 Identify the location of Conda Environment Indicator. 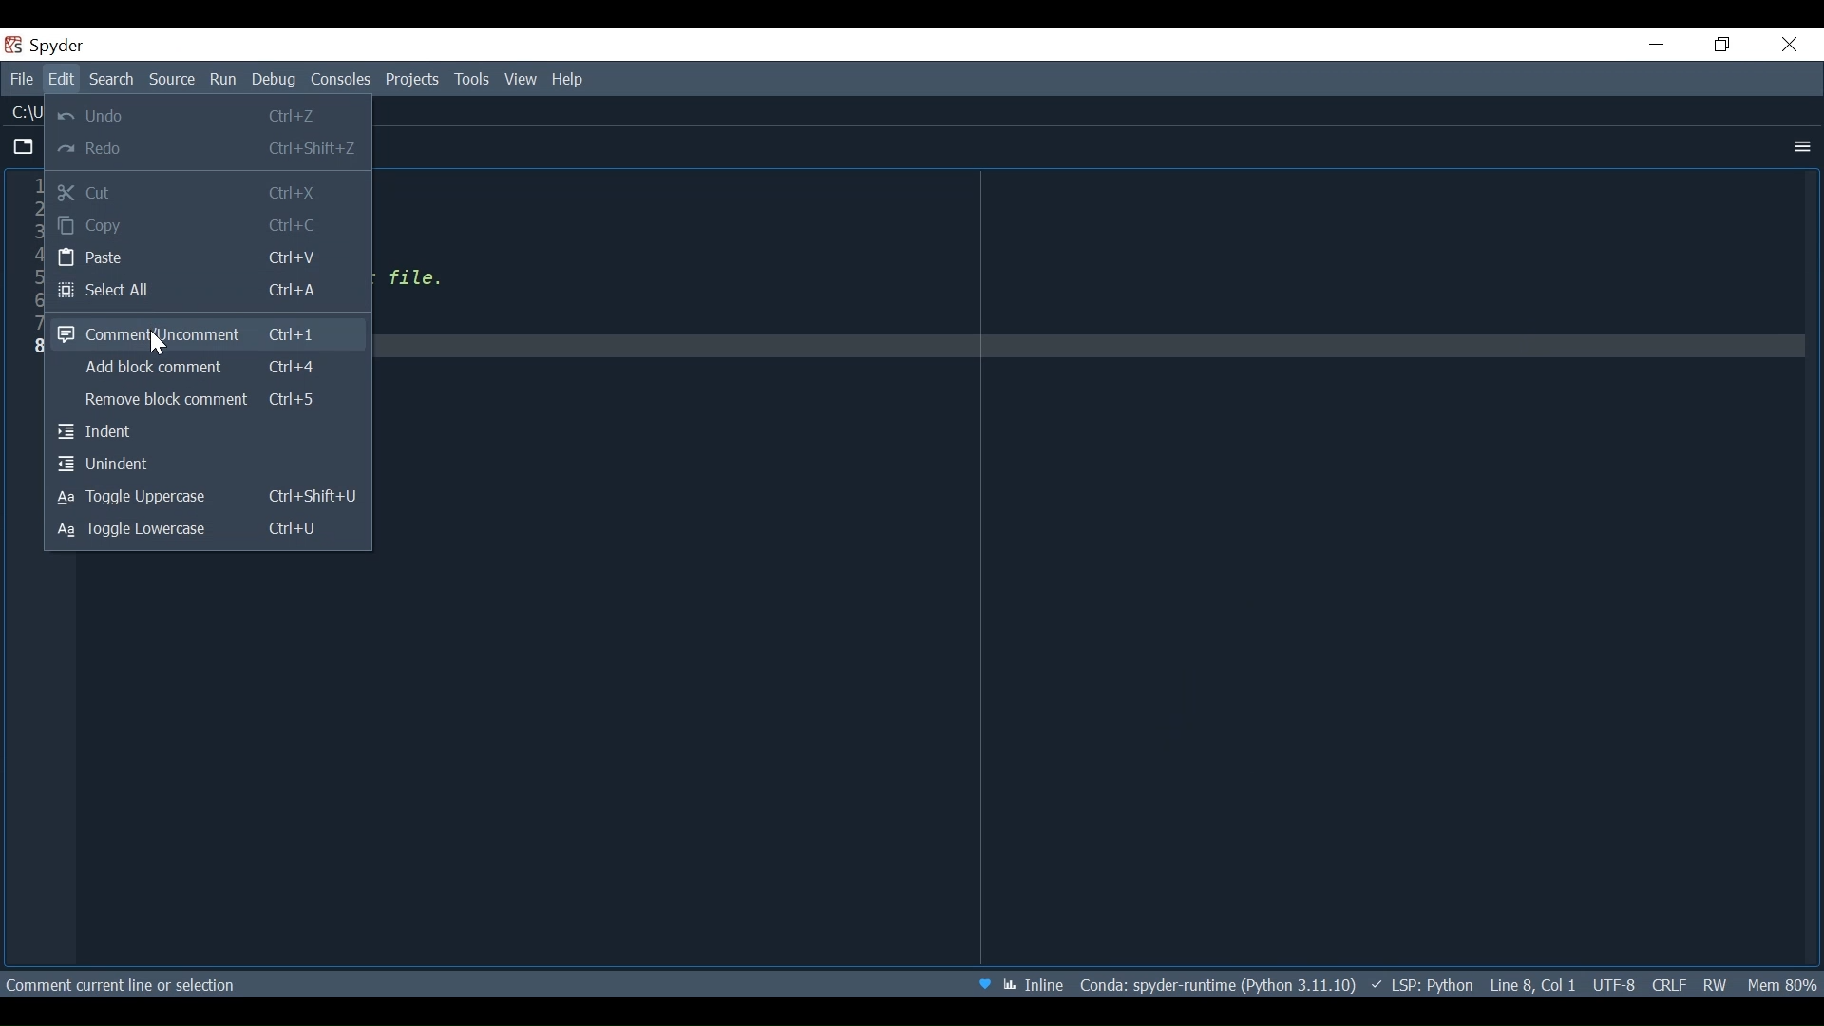
(1216, 984).